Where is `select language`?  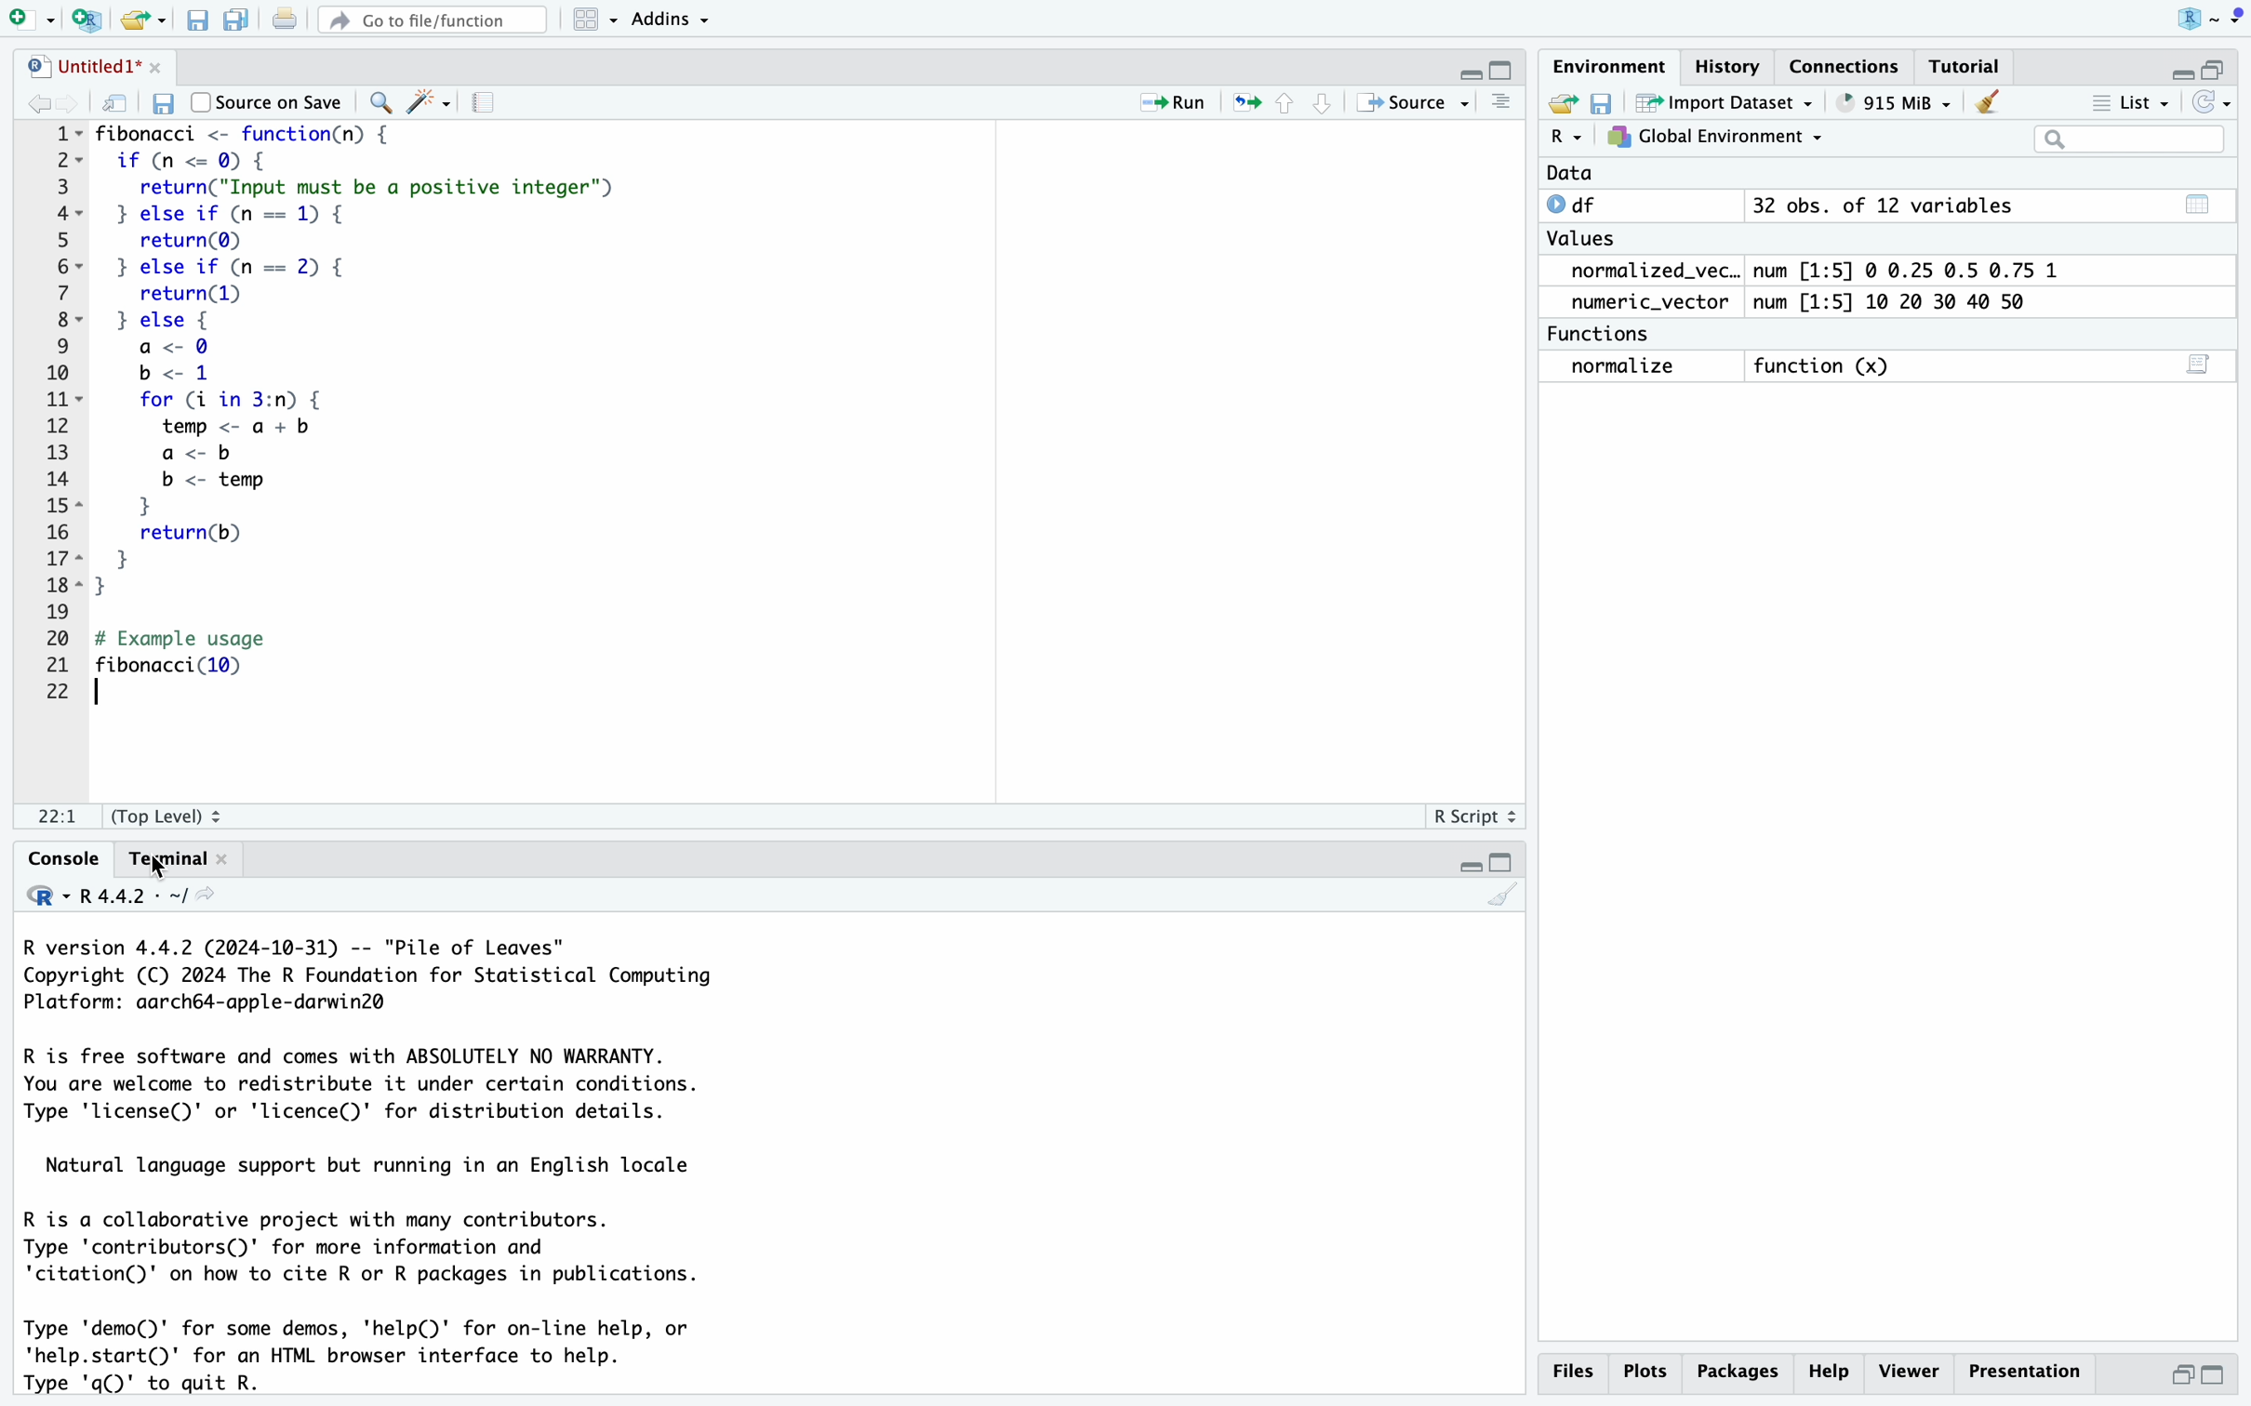
select language is located at coordinates (36, 899).